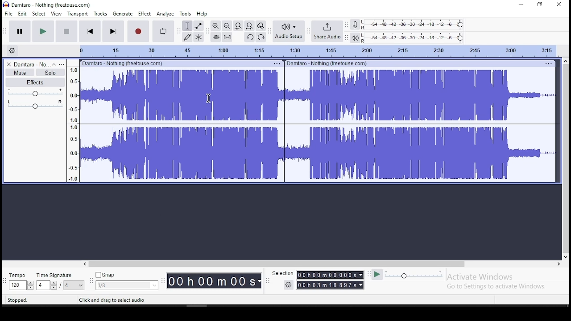  Describe the element at coordinates (48, 4) in the screenshot. I see `icon and file name` at that location.